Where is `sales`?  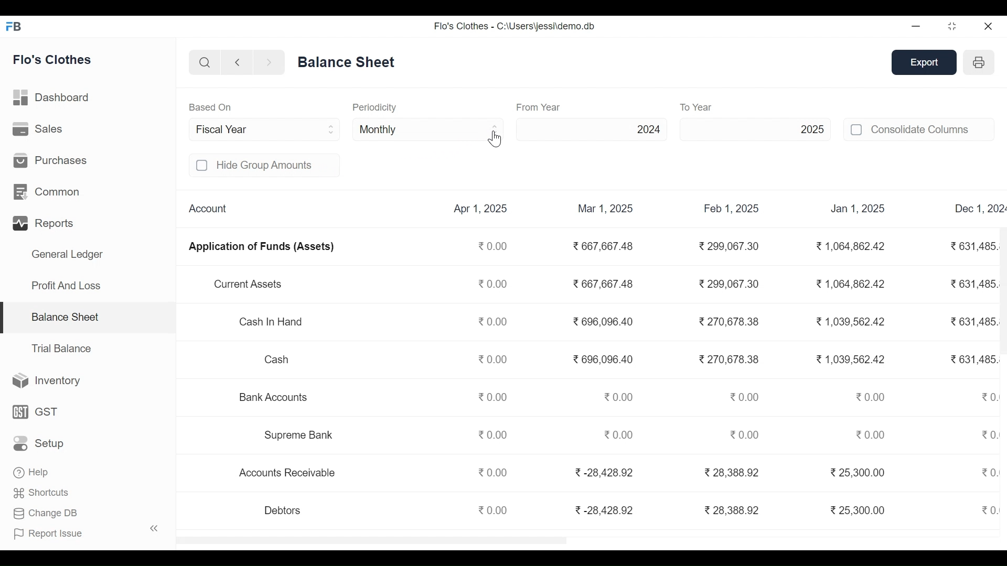
sales is located at coordinates (39, 129).